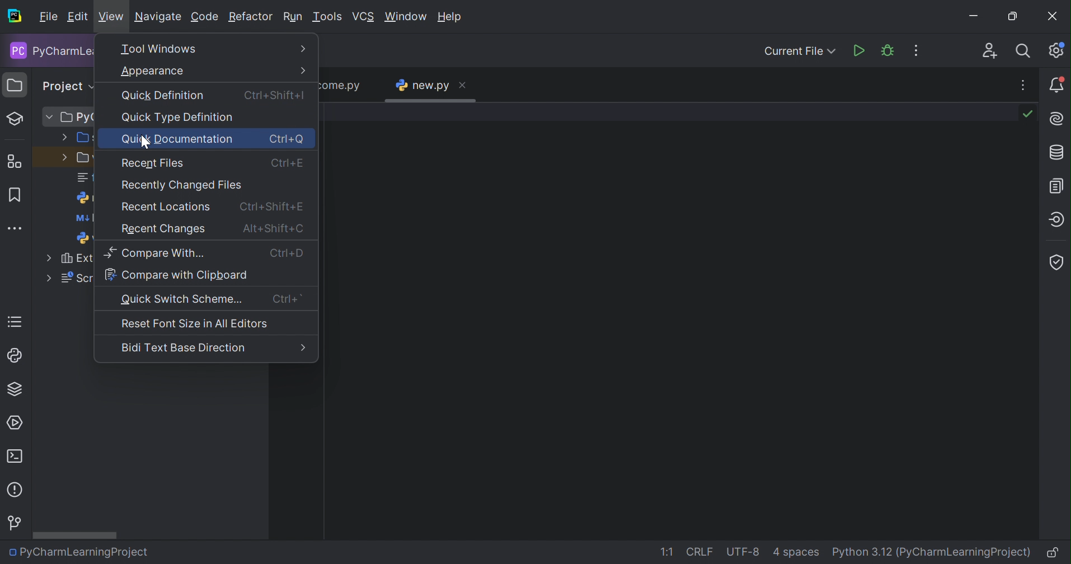 The height and width of the screenshot is (564, 1071). What do you see at coordinates (77, 17) in the screenshot?
I see `Edit` at bounding box center [77, 17].